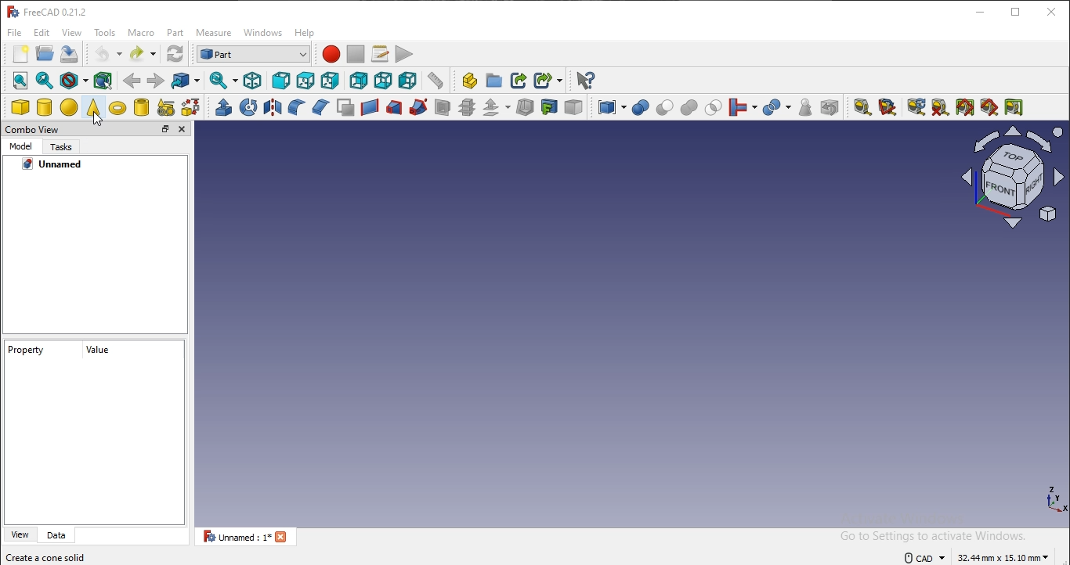 The image size is (1070, 565). Describe the element at coordinates (1054, 505) in the screenshot. I see `coordinate axis icon` at that location.